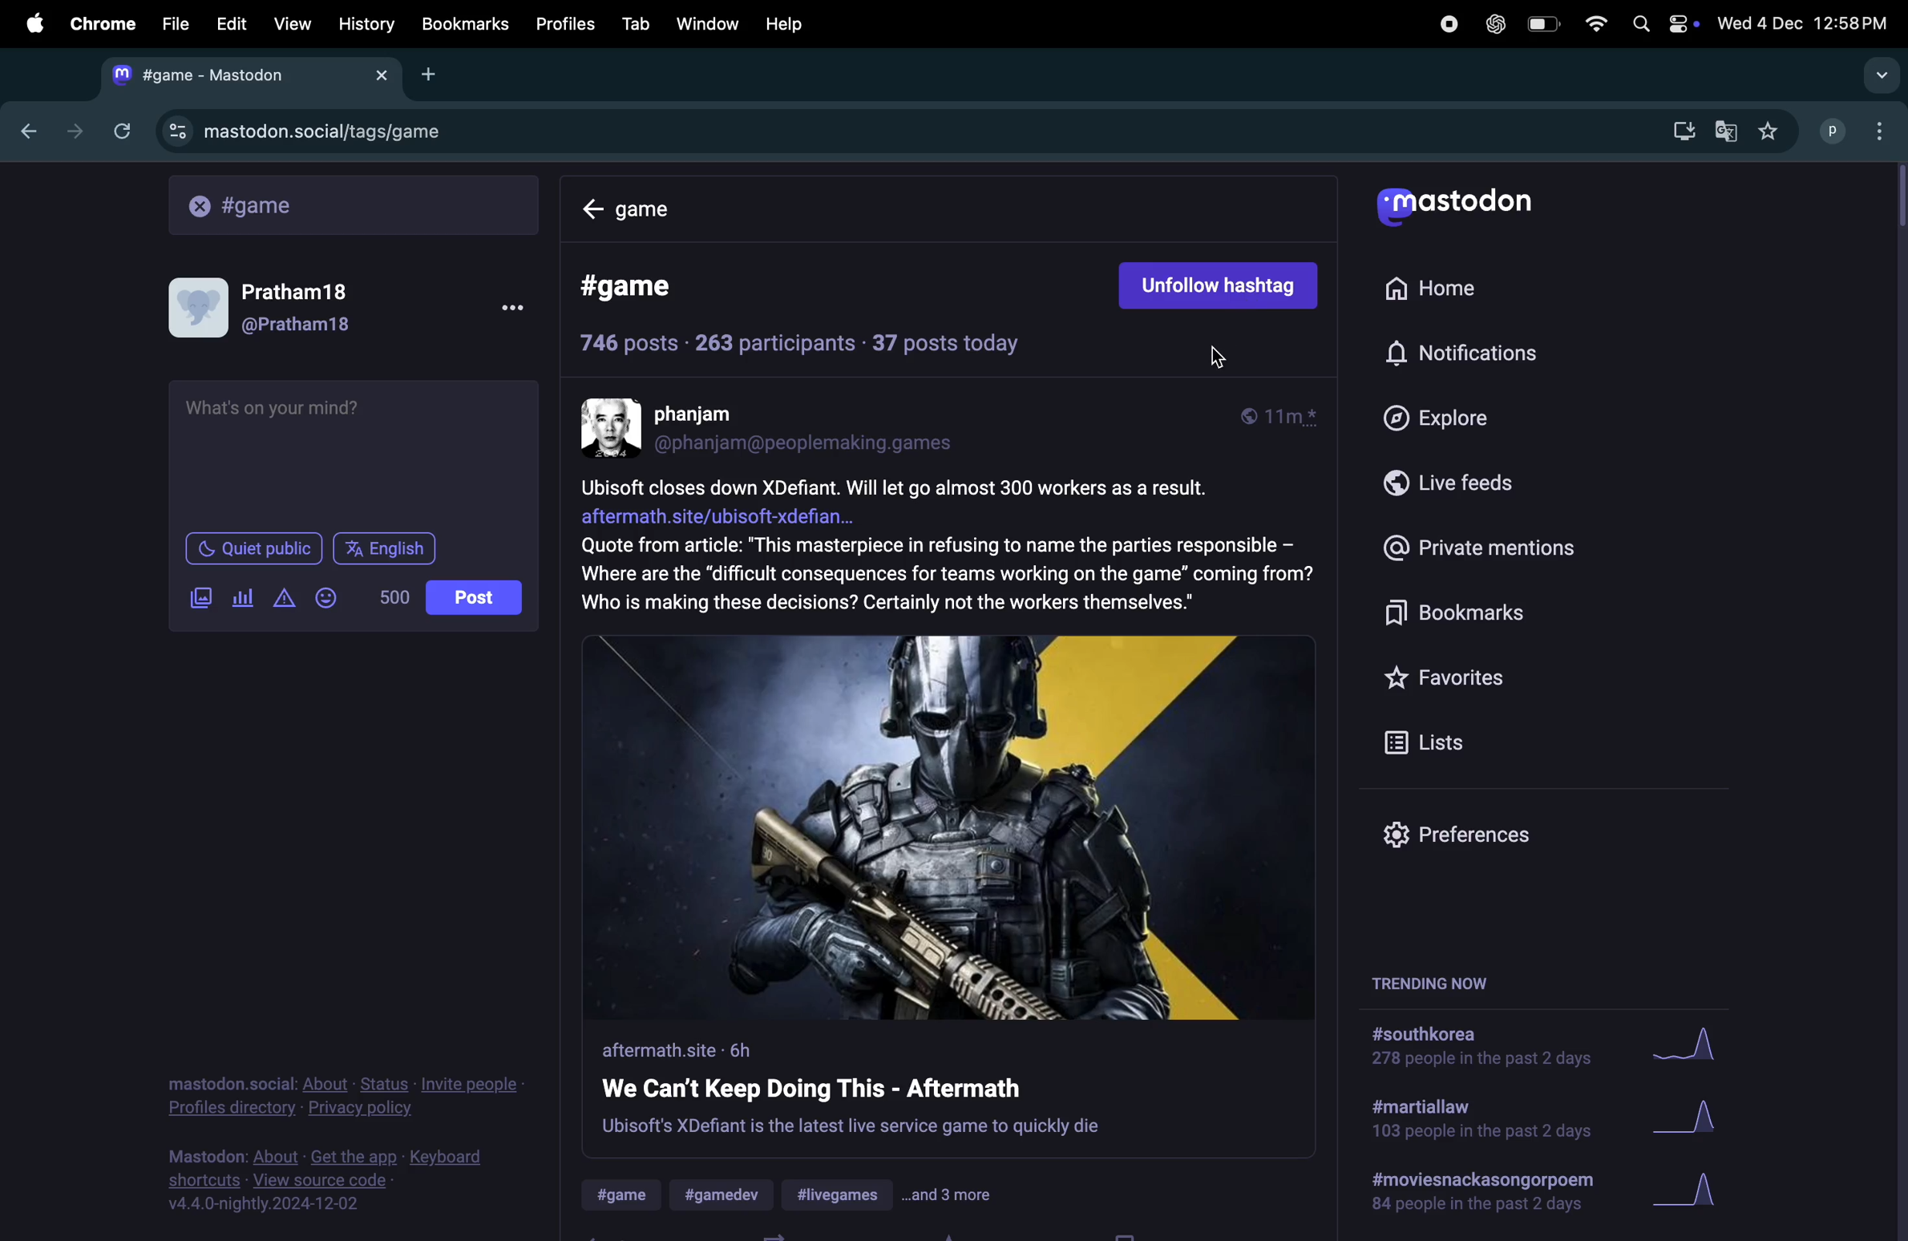 The image size is (1908, 1241). Describe the element at coordinates (1482, 489) in the screenshot. I see `Live feeds` at that location.